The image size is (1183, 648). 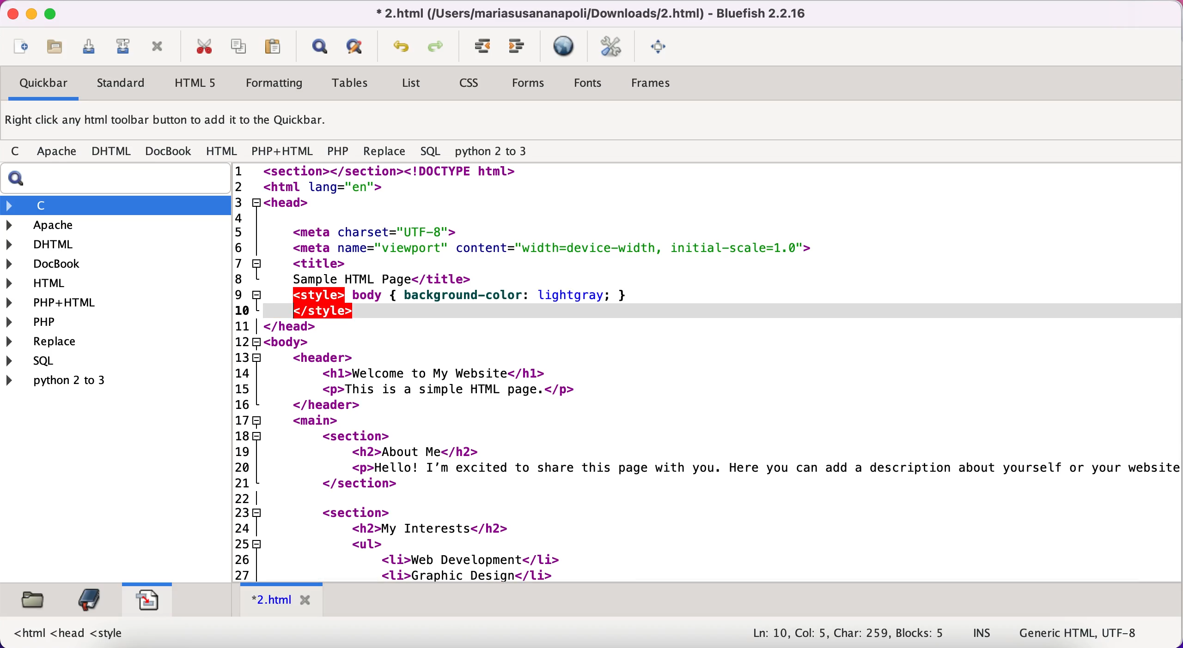 What do you see at coordinates (653, 83) in the screenshot?
I see `frames` at bounding box center [653, 83].